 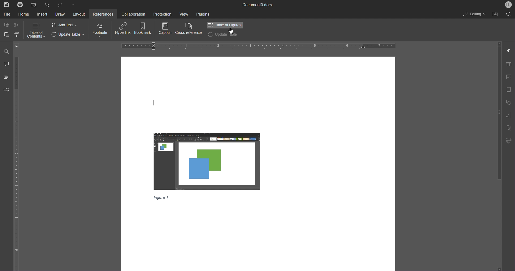 I want to click on Graph Settings, so click(x=509, y=116).